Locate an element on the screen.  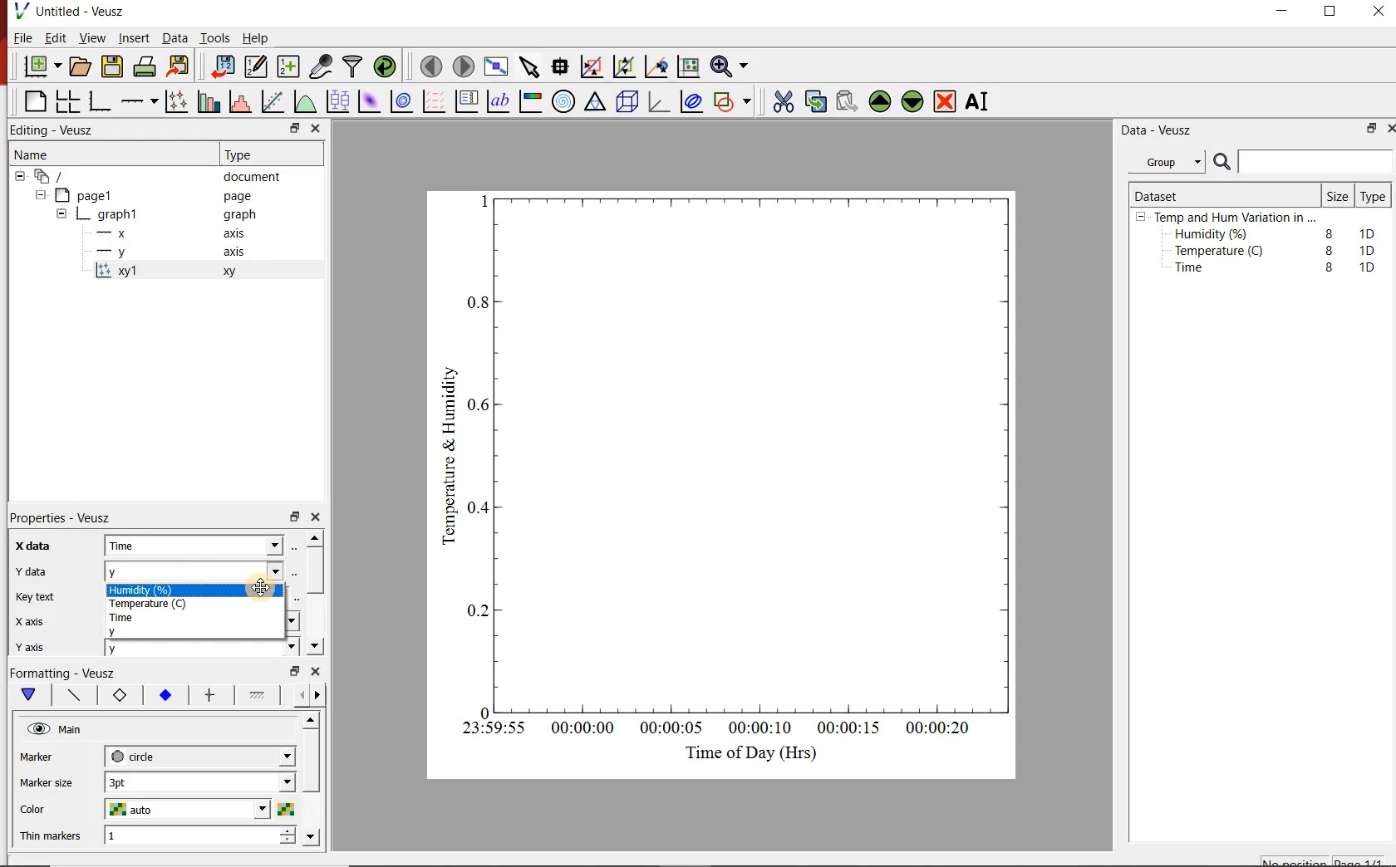
click to recenter graph axes is located at coordinates (656, 66).